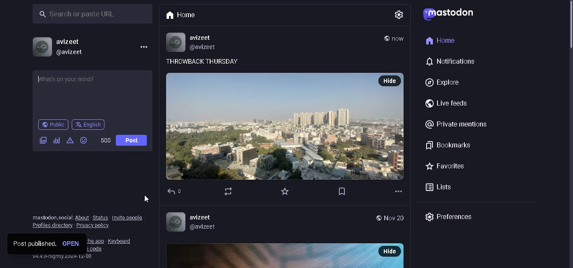 The width and height of the screenshot is (573, 268). Describe the element at coordinates (53, 125) in the screenshot. I see `public` at that location.